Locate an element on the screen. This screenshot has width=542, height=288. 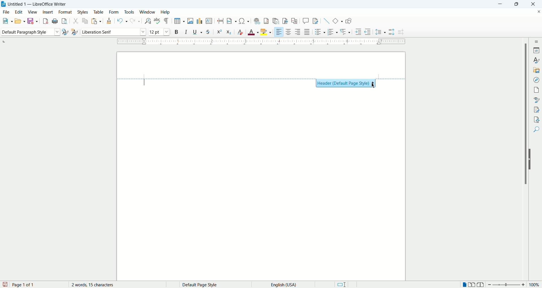
align center is located at coordinates (288, 32).